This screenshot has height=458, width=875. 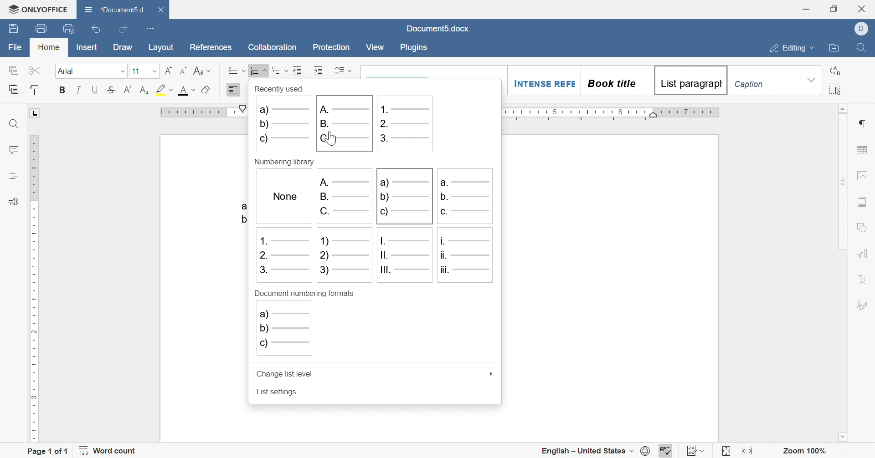 I want to click on *document5.docx, so click(x=117, y=9).